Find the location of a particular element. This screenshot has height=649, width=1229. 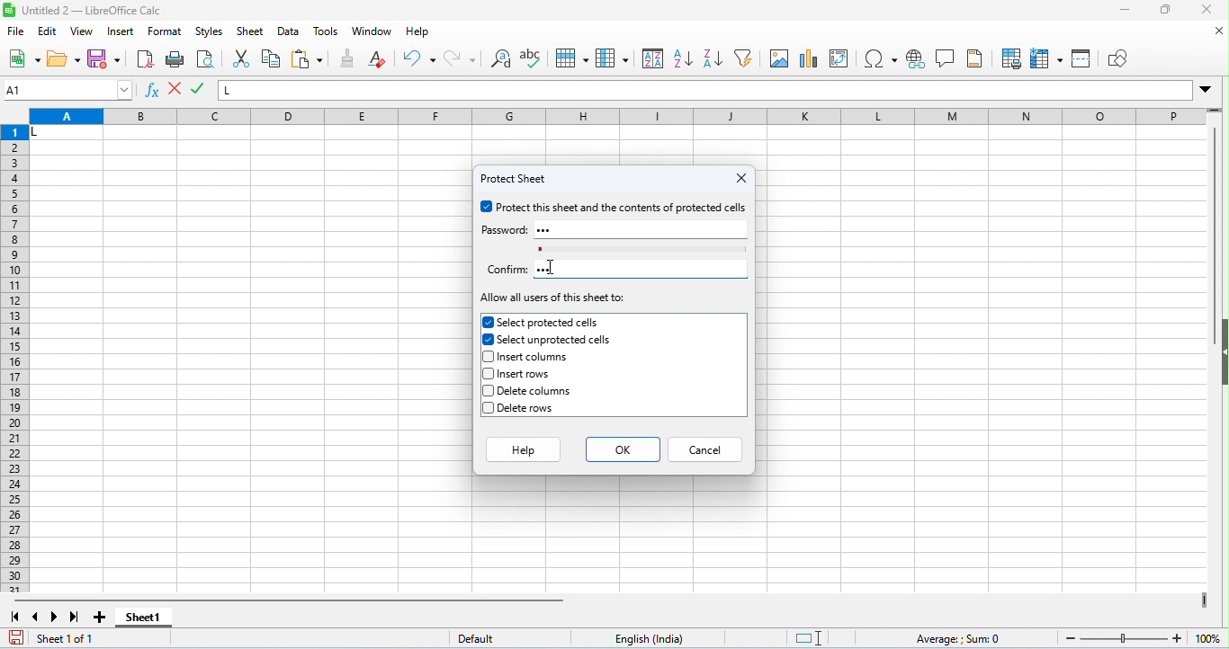

close is located at coordinates (740, 178).